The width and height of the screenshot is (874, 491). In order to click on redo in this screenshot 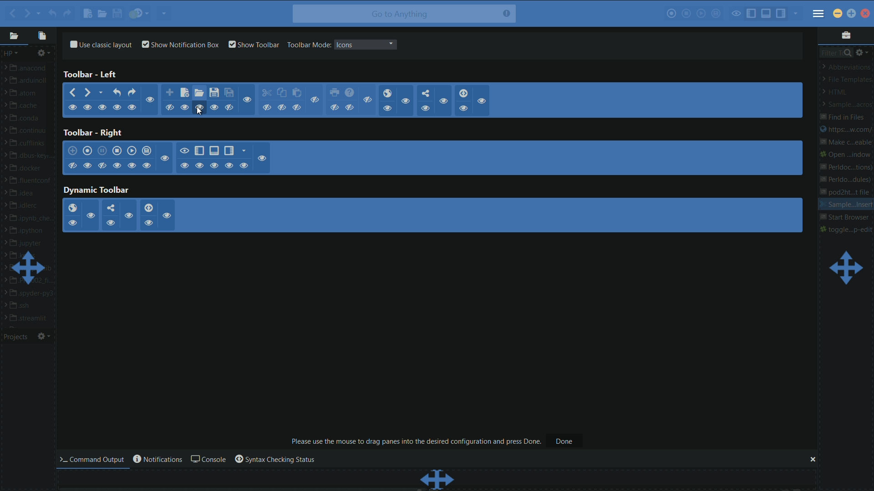, I will do `click(67, 13)`.